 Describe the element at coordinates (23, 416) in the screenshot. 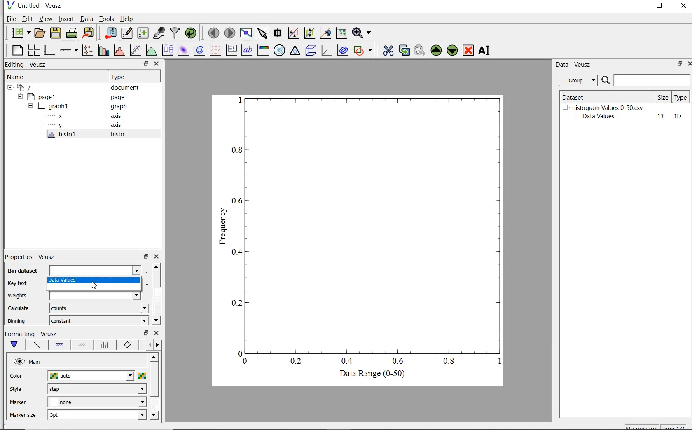

I see `‘Marker size` at that location.